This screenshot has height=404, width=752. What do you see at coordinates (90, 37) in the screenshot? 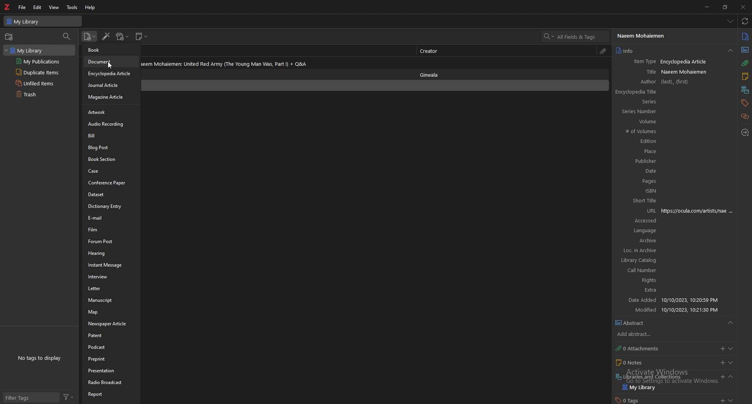
I see `new item` at bounding box center [90, 37].